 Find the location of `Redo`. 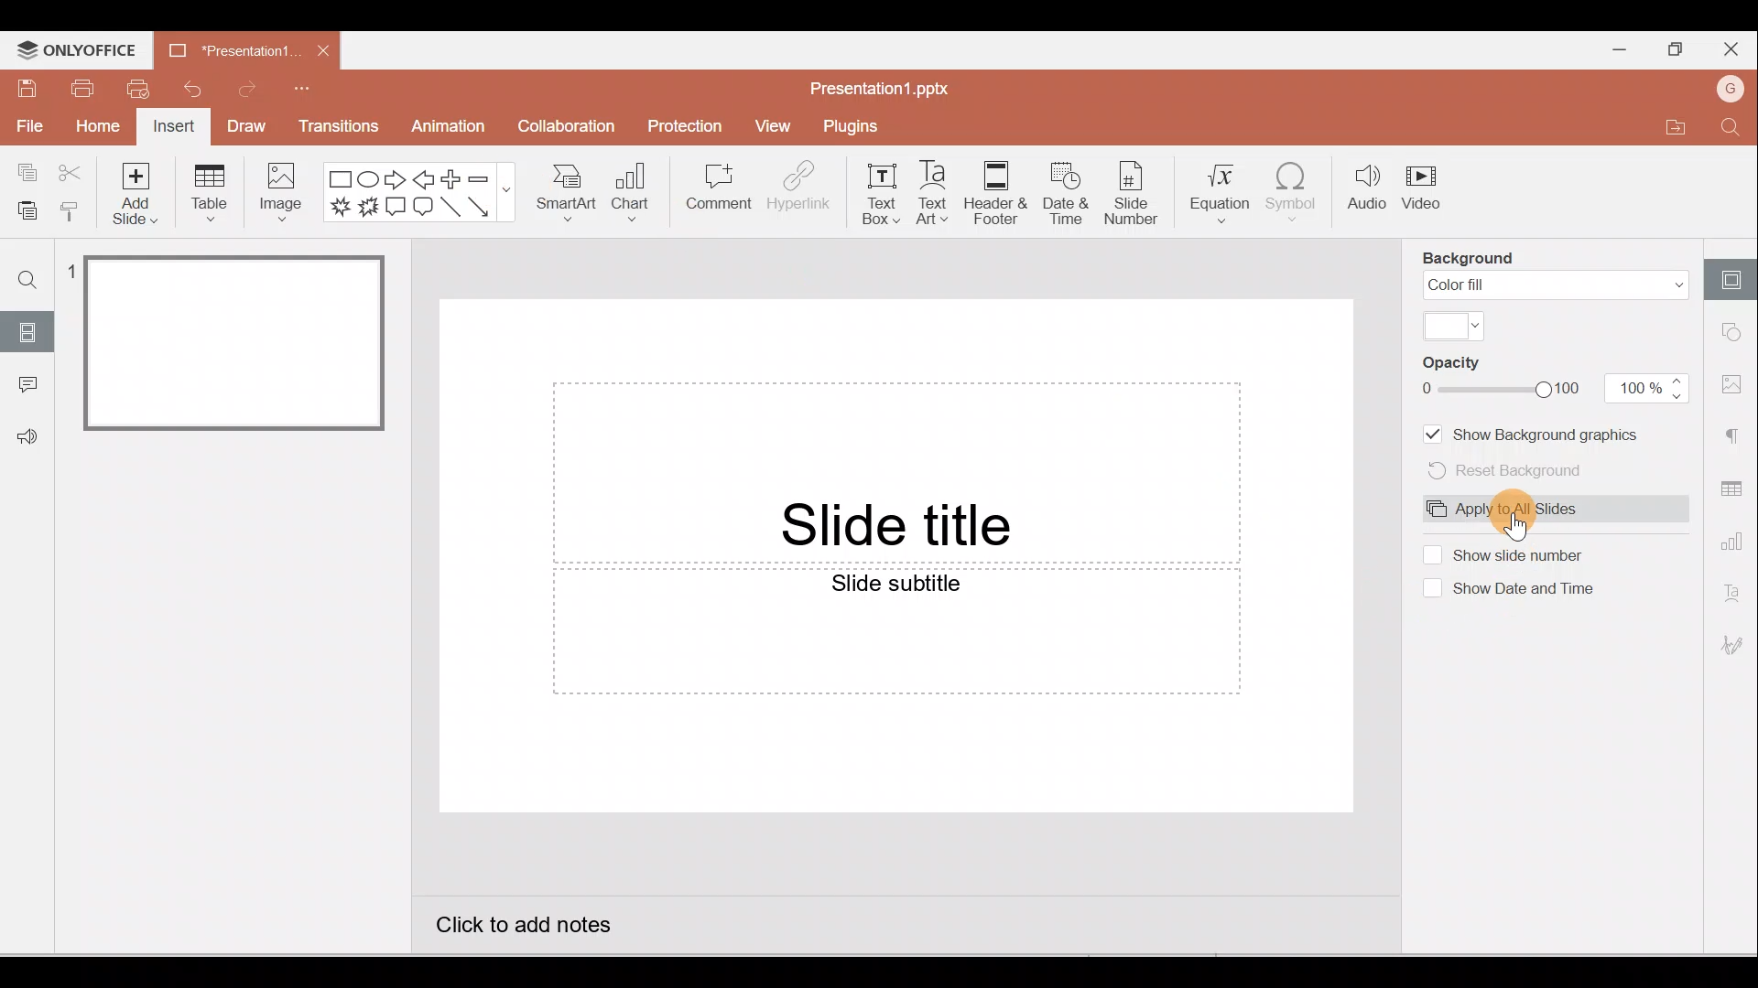

Redo is located at coordinates (253, 88).